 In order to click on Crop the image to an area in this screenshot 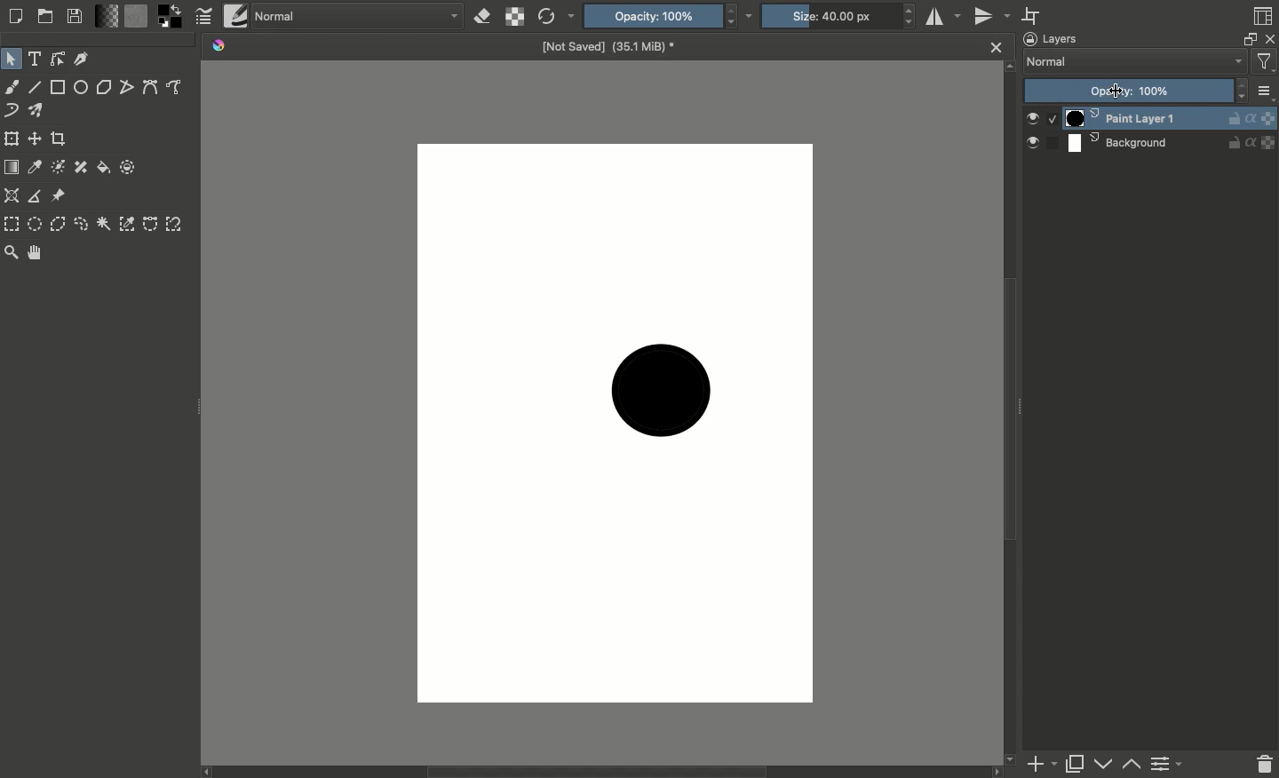, I will do `click(58, 138)`.